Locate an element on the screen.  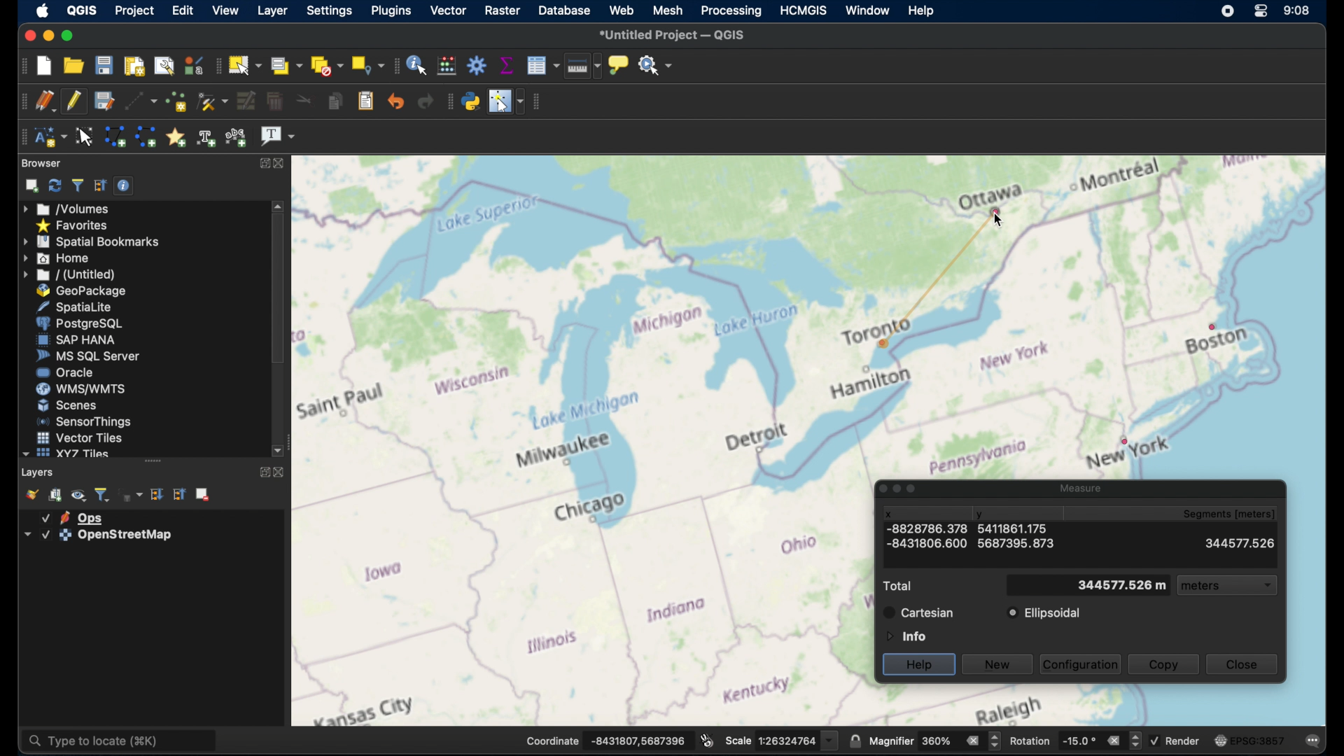
window is located at coordinates (869, 9).